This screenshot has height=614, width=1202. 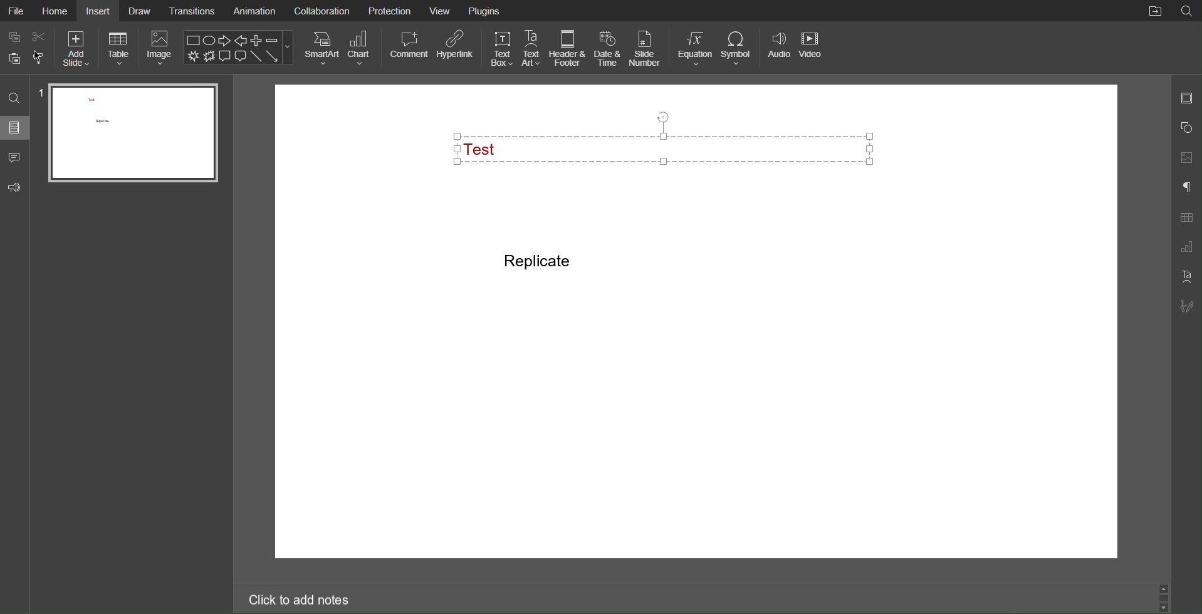 I want to click on Text Art, so click(x=1184, y=277).